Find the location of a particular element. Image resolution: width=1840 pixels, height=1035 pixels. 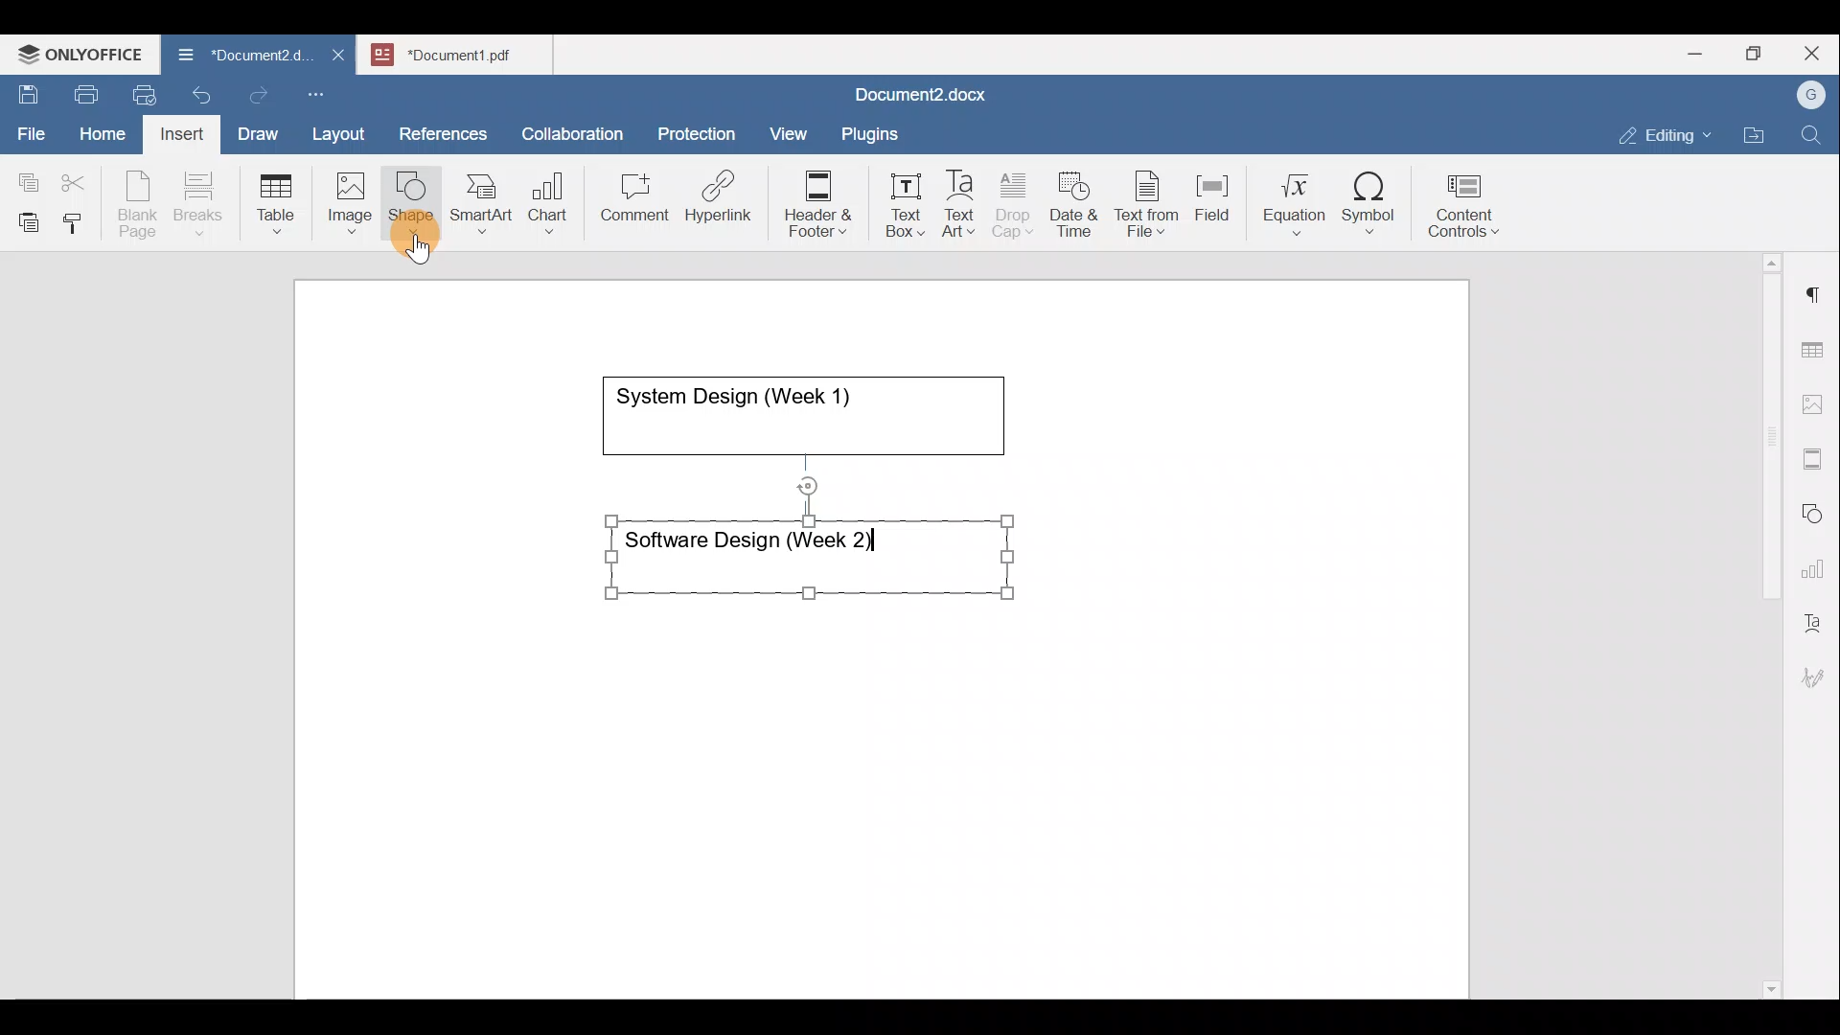

Working area is located at coordinates (889, 645).